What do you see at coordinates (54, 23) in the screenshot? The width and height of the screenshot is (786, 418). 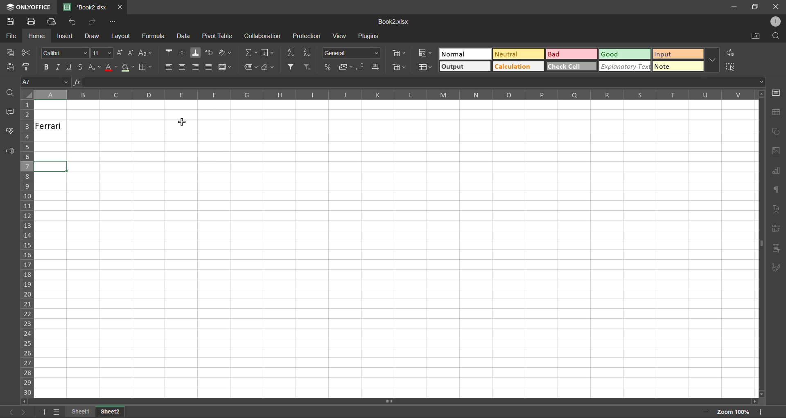 I see `quick print` at bounding box center [54, 23].